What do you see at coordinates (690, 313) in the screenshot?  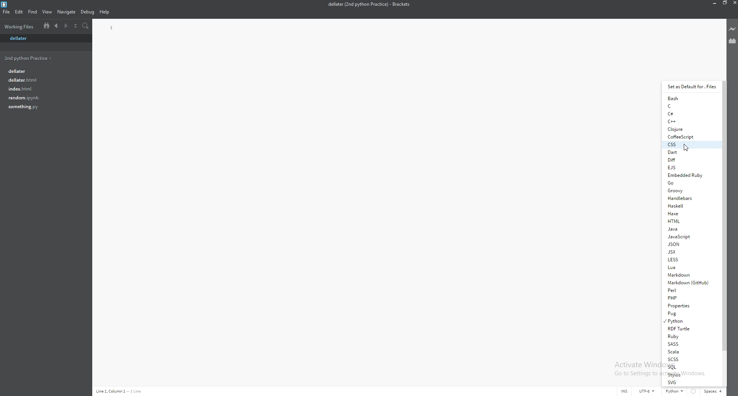 I see `pug` at bounding box center [690, 313].